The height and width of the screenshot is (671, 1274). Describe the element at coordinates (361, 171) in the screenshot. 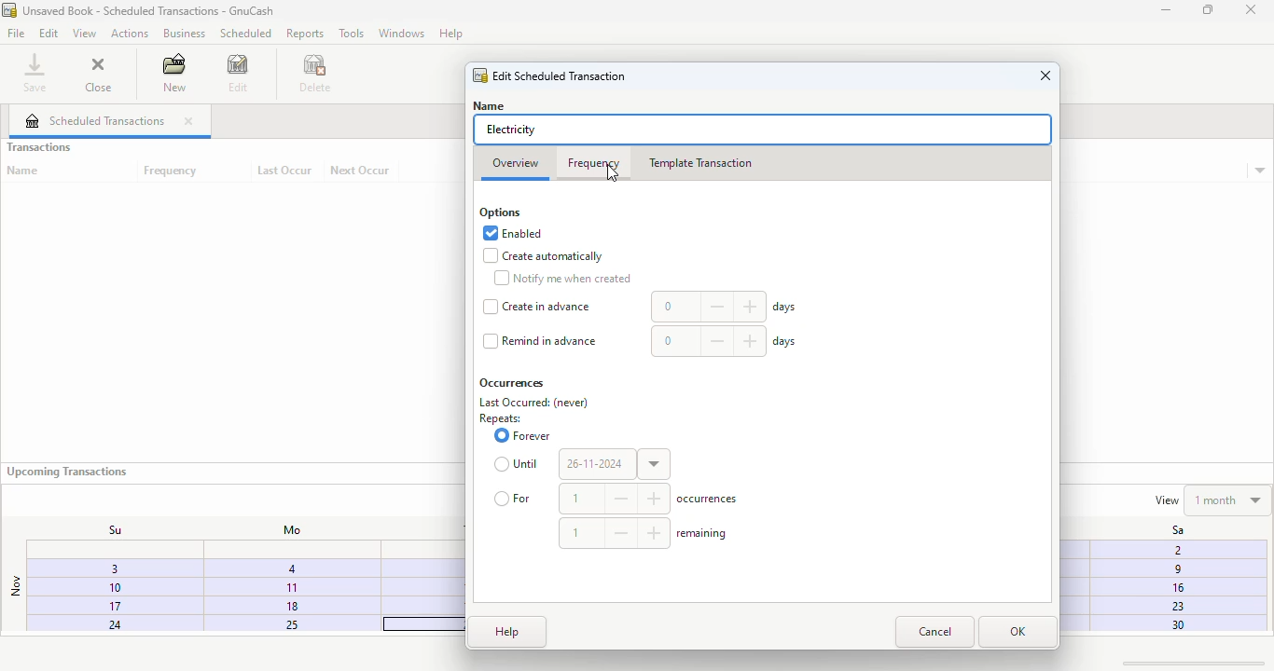

I see `next occur` at that location.